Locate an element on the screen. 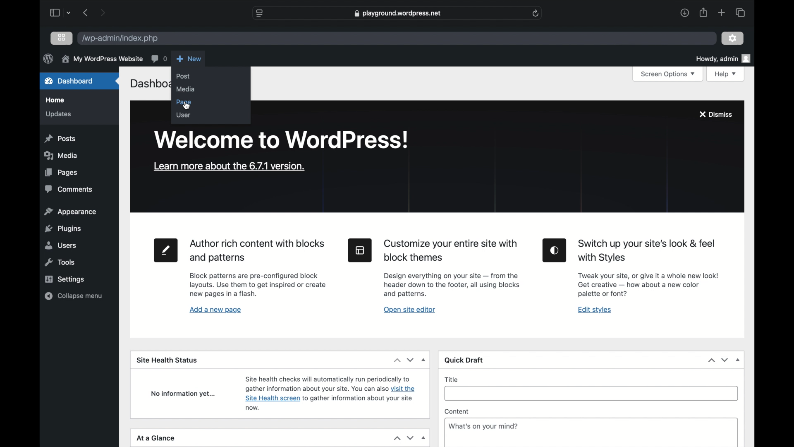  stepper buttons is located at coordinates (404, 438).